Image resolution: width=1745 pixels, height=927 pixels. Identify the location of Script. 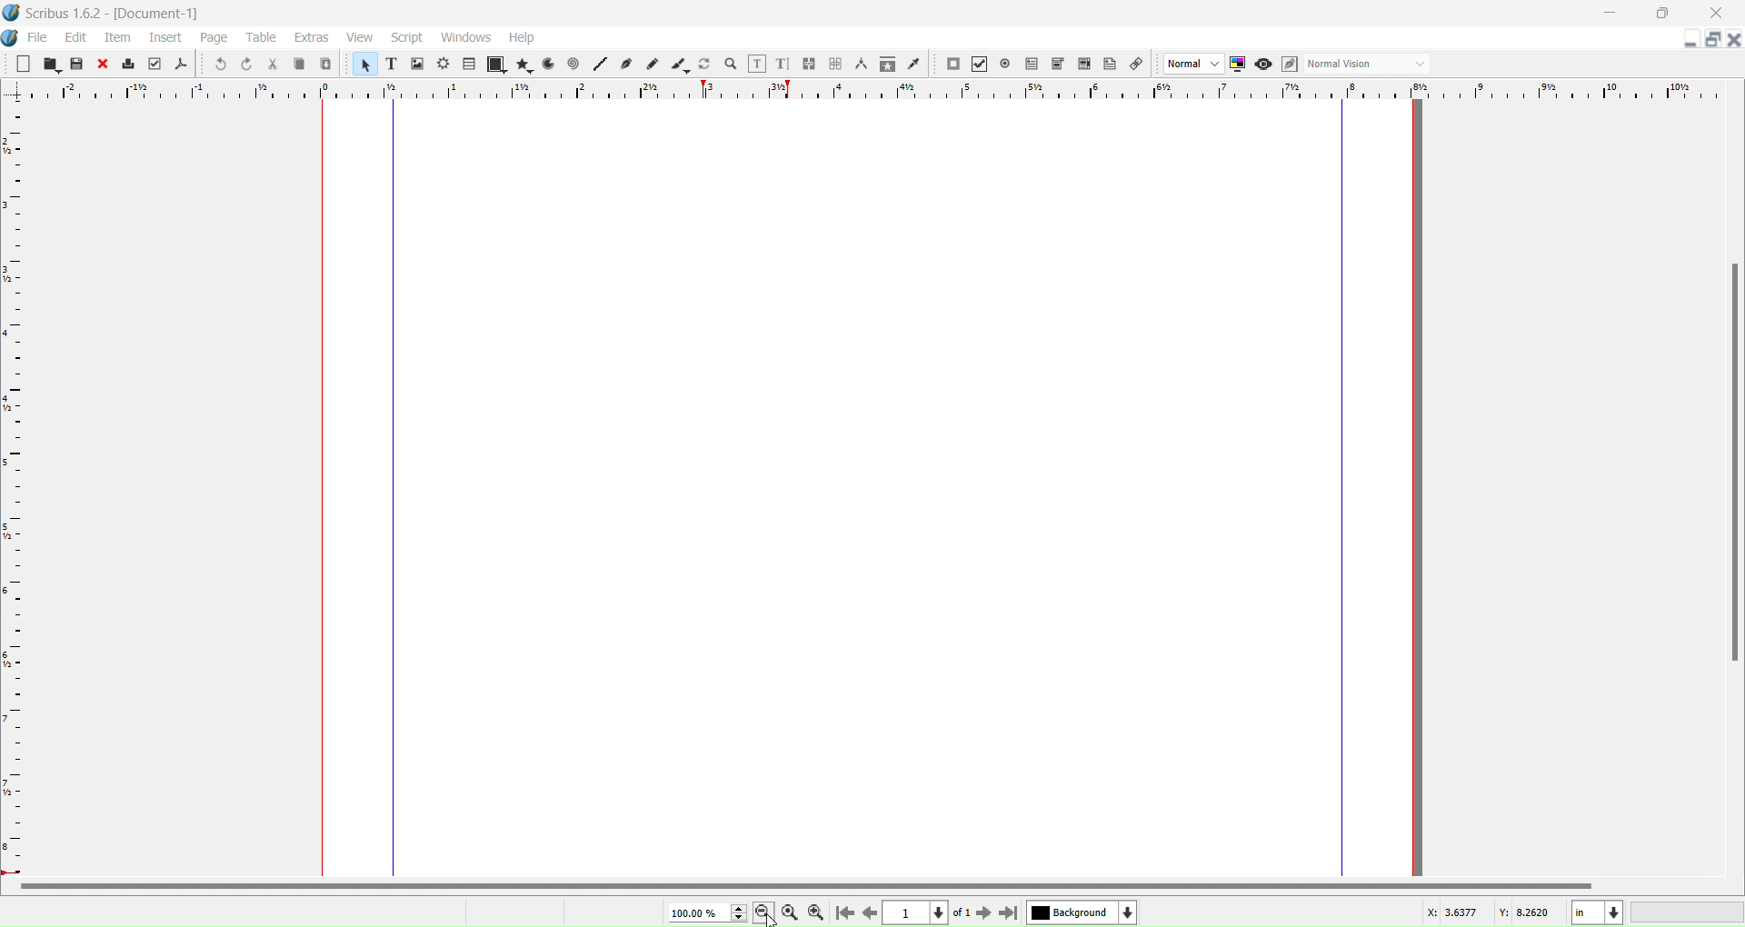
(408, 37).